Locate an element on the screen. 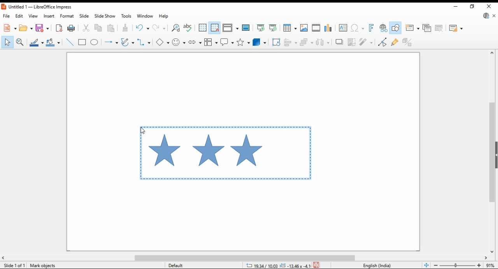 The height and width of the screenshot is (269, 498). print is located at coordinates (71, 28).